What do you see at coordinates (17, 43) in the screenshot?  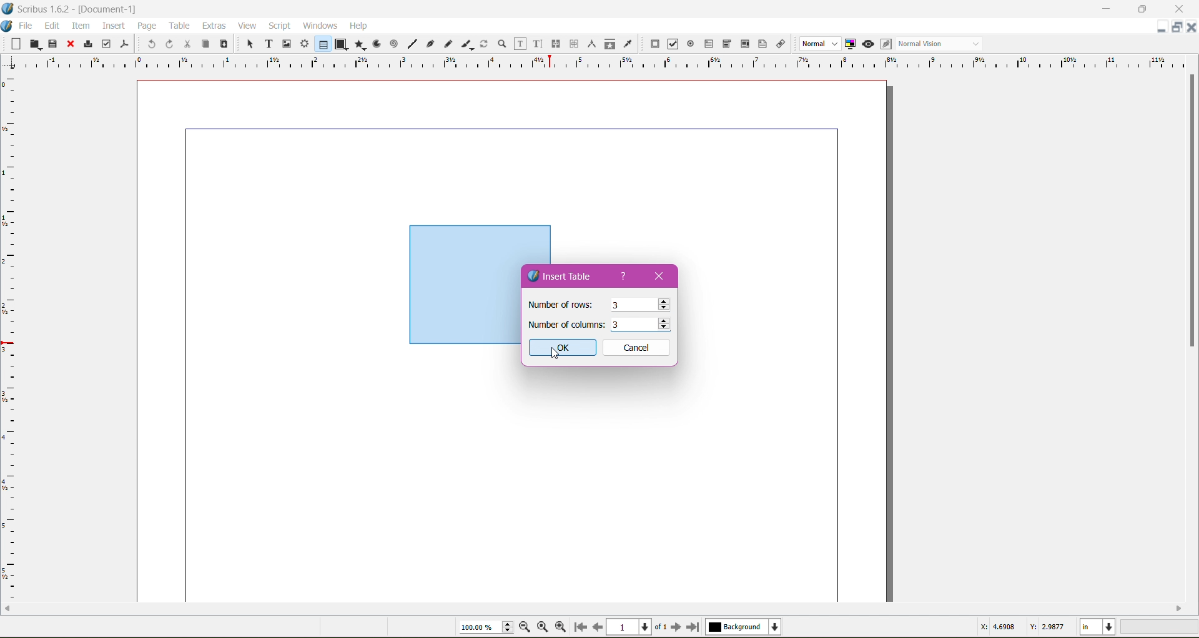 I see `New` at bounding box center [17, 43].